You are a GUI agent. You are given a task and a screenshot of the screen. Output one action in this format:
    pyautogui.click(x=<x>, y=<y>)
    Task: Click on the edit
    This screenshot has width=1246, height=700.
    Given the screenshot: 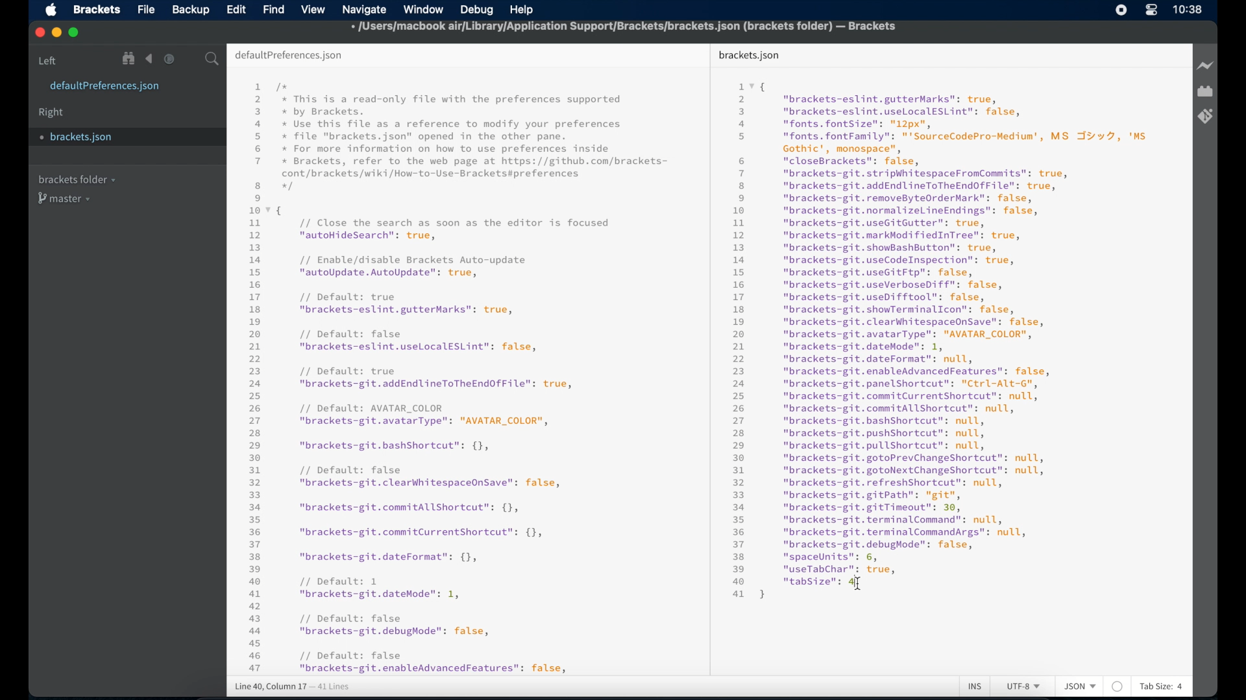 What is the action you would take?
    pyautogui.click(x=236, y=9)
    